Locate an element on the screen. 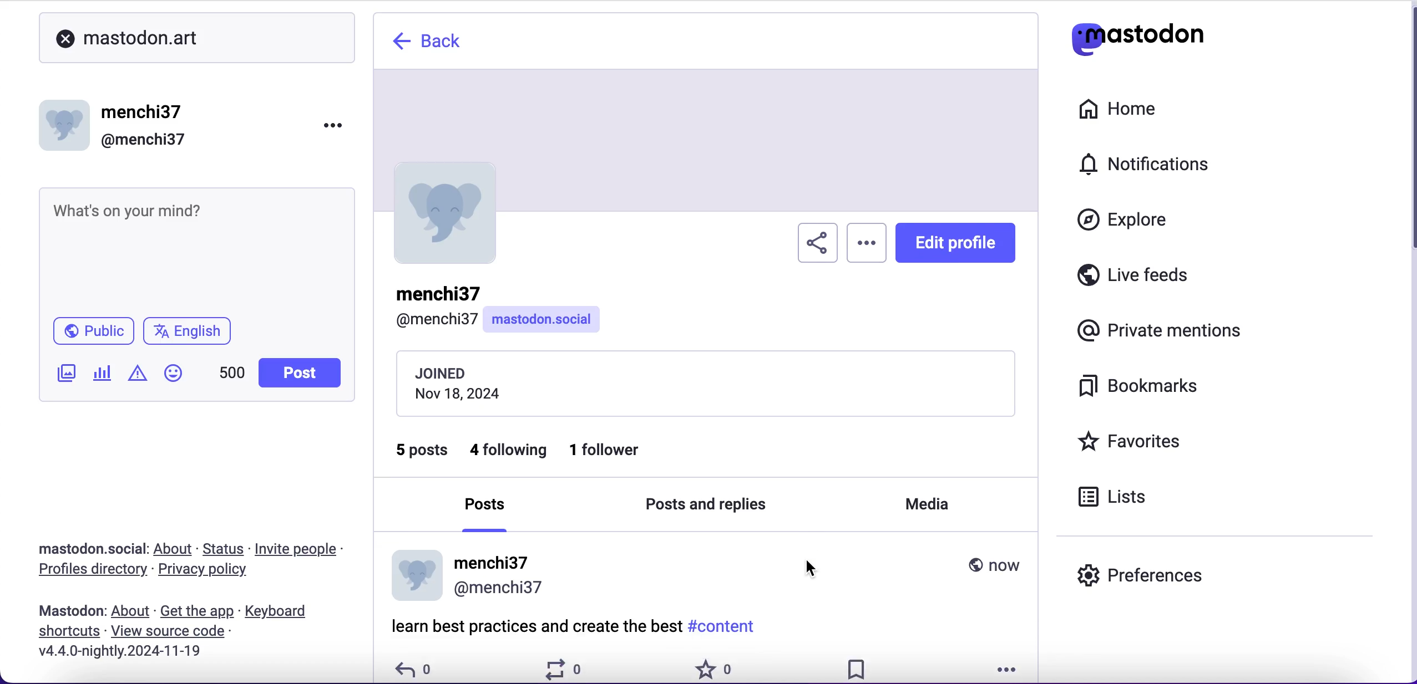  #content is located at coordinates (728, 625).